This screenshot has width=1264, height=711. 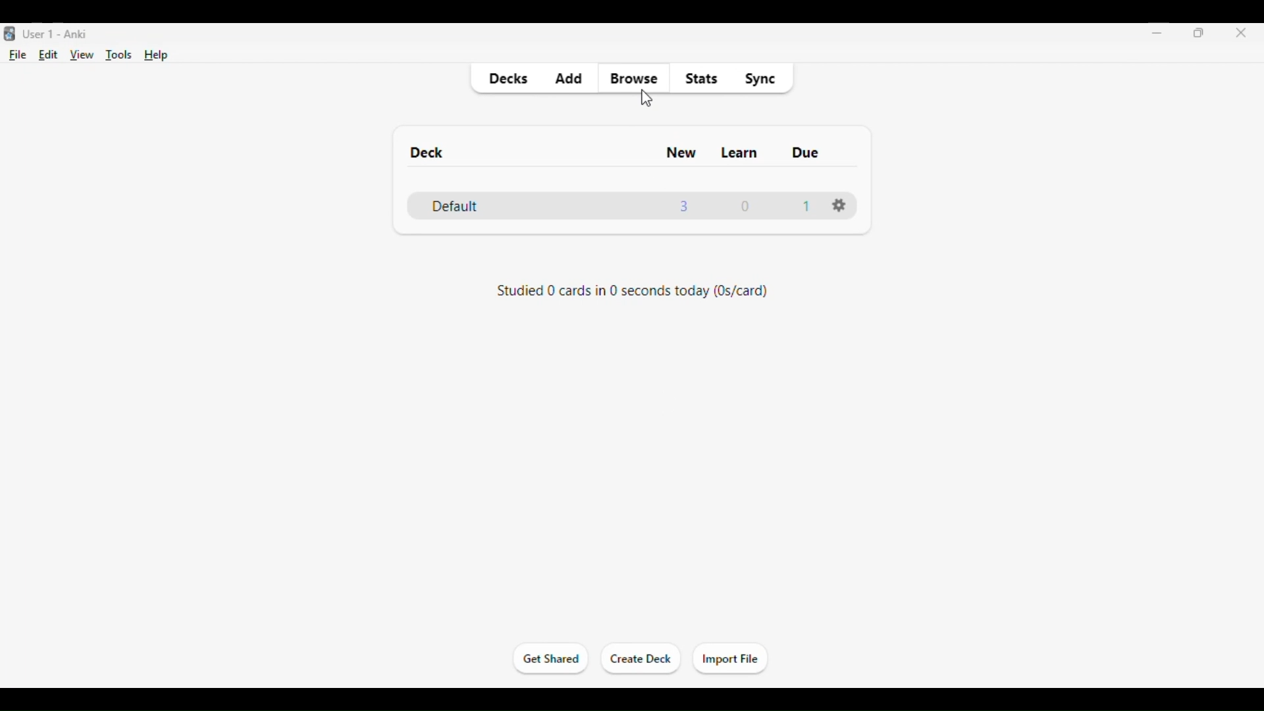 What do you see at coordinates (635, 79) in the screenshot?
I see `browse` at bounding box center [635, 79].